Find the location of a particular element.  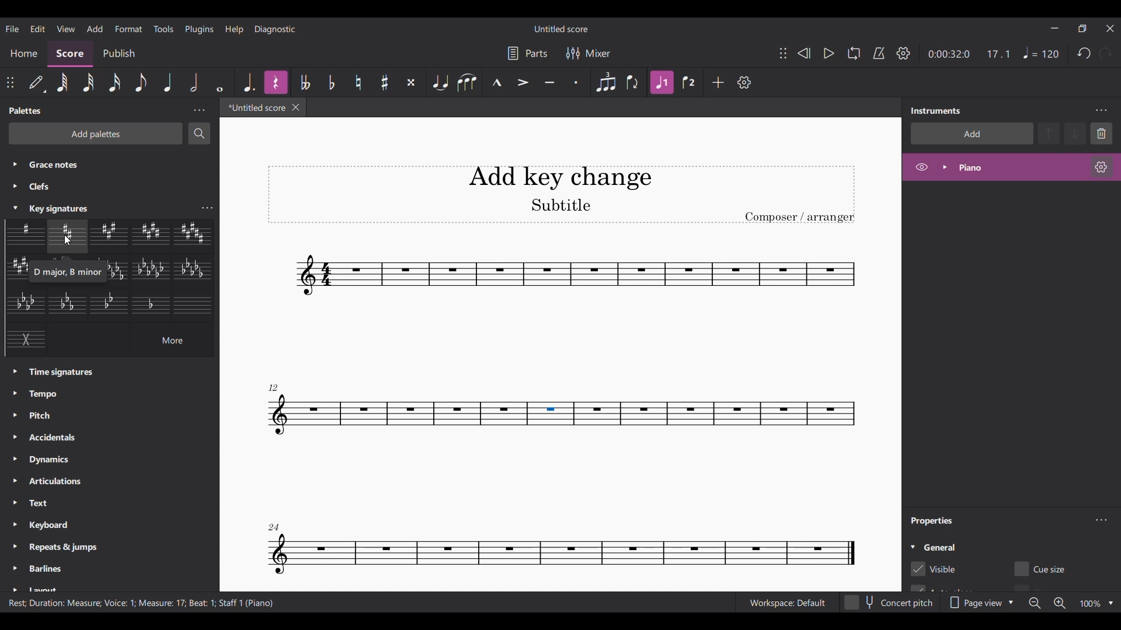

Close interface is located at coordinates (1110, 29).